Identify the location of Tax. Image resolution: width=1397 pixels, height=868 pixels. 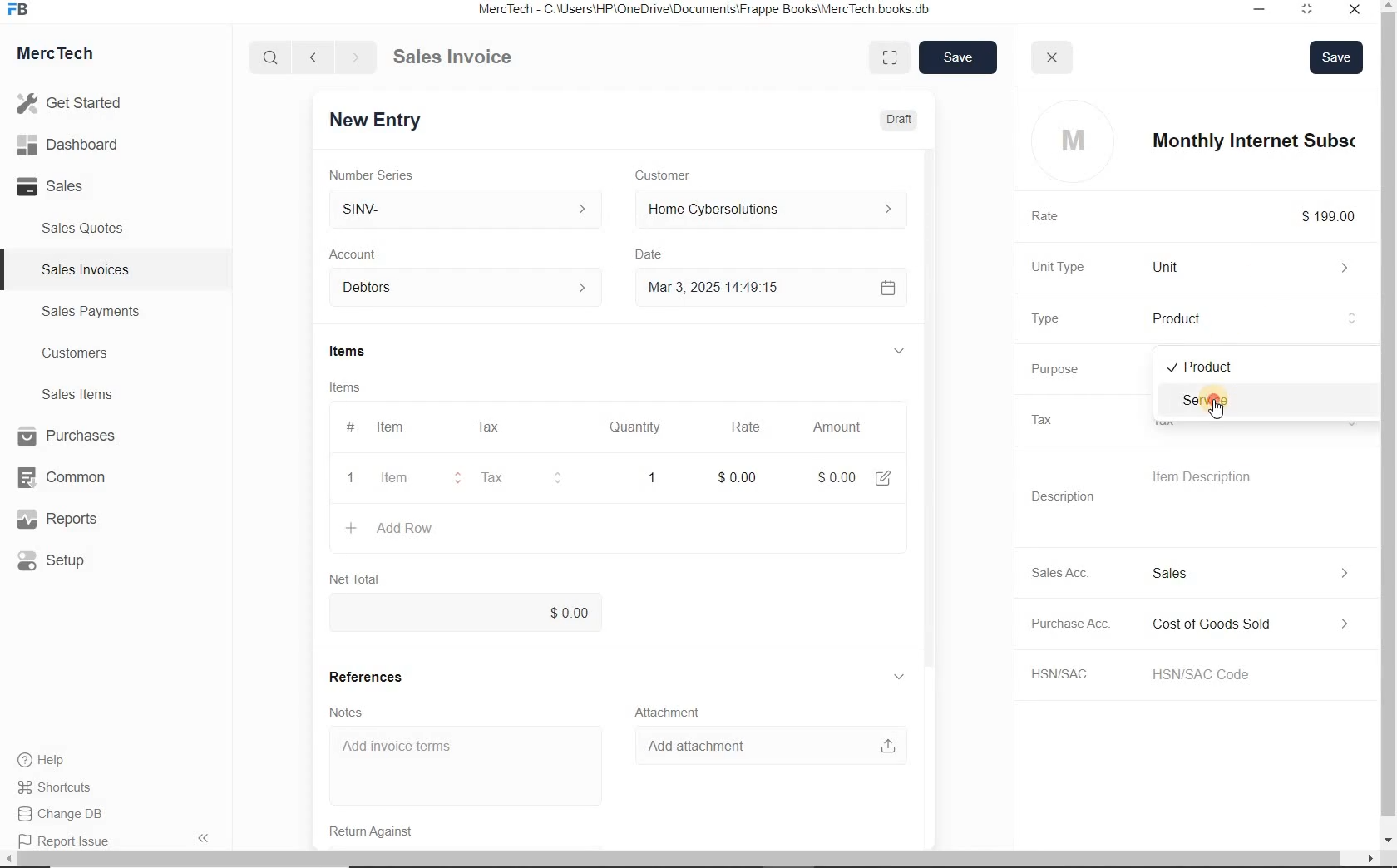
(496, 427).